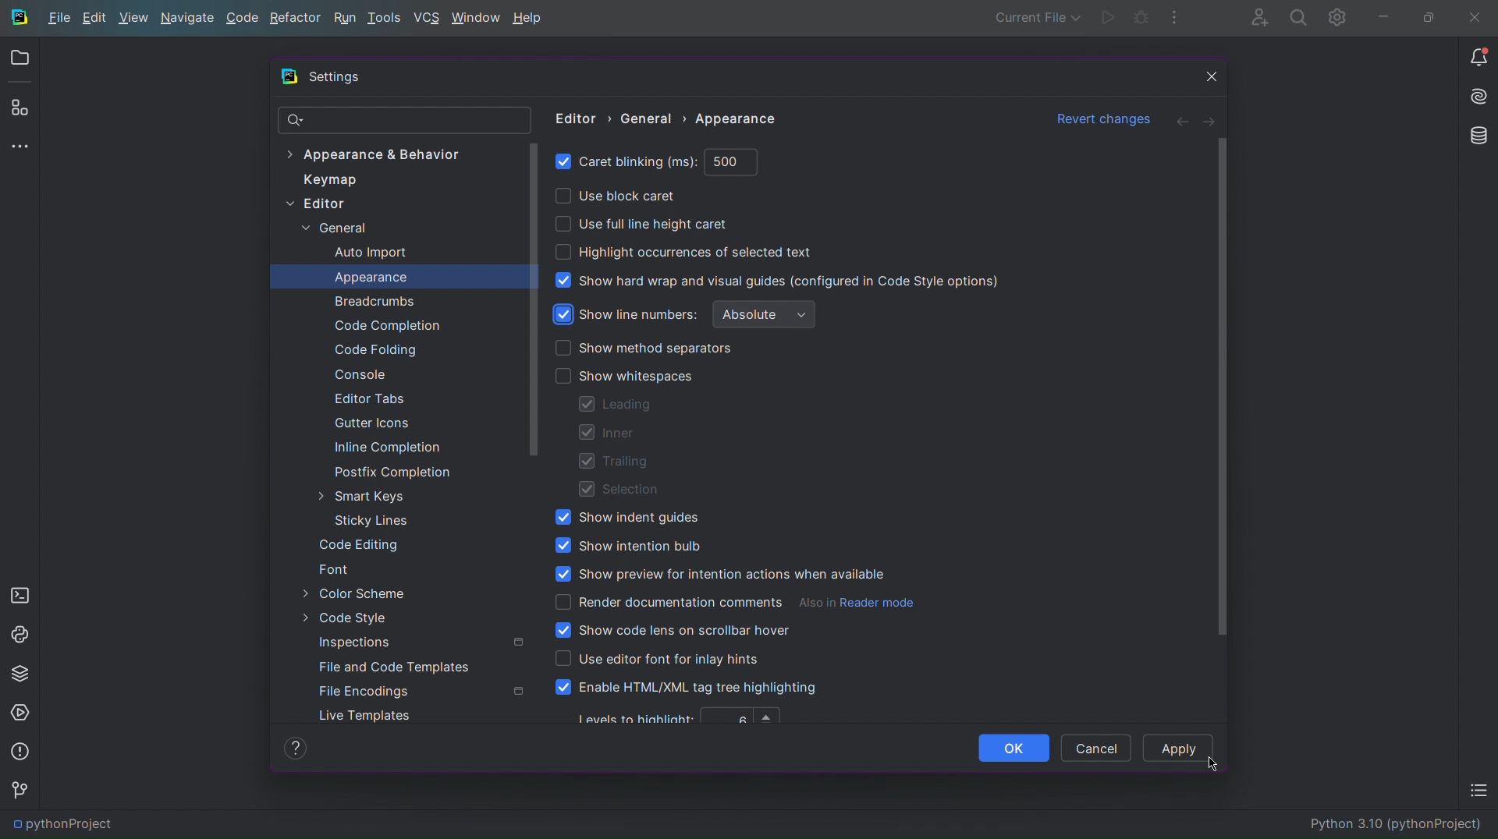 This screenshot has width=1498, height=839. Describe the element at coordinates (1012, 747) in the screenshot. I see `OK` at that location.